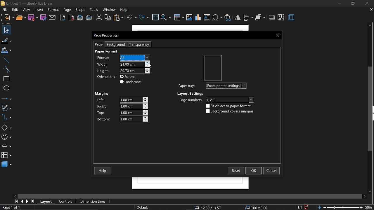 The height and width of the screenshot is (210, 374). What do you see at coordinates (299, 207) in the screenshot?
I see `scaling factor` at bounding box center [299, 207].